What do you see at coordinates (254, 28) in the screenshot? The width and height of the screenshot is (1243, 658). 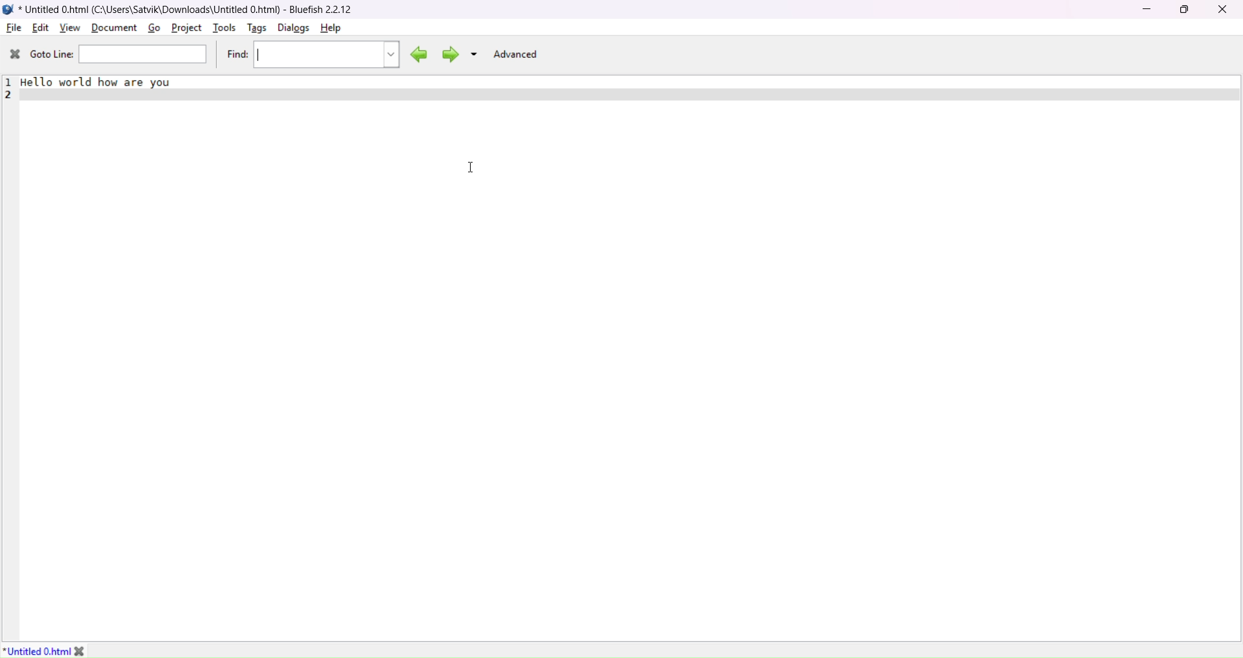 I see `tags` at bounding box center [254, 28].